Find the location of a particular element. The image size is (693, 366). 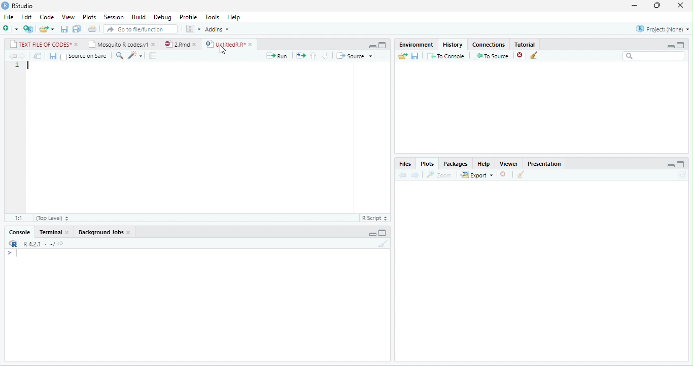

clear is located at coordinates (534, 55).